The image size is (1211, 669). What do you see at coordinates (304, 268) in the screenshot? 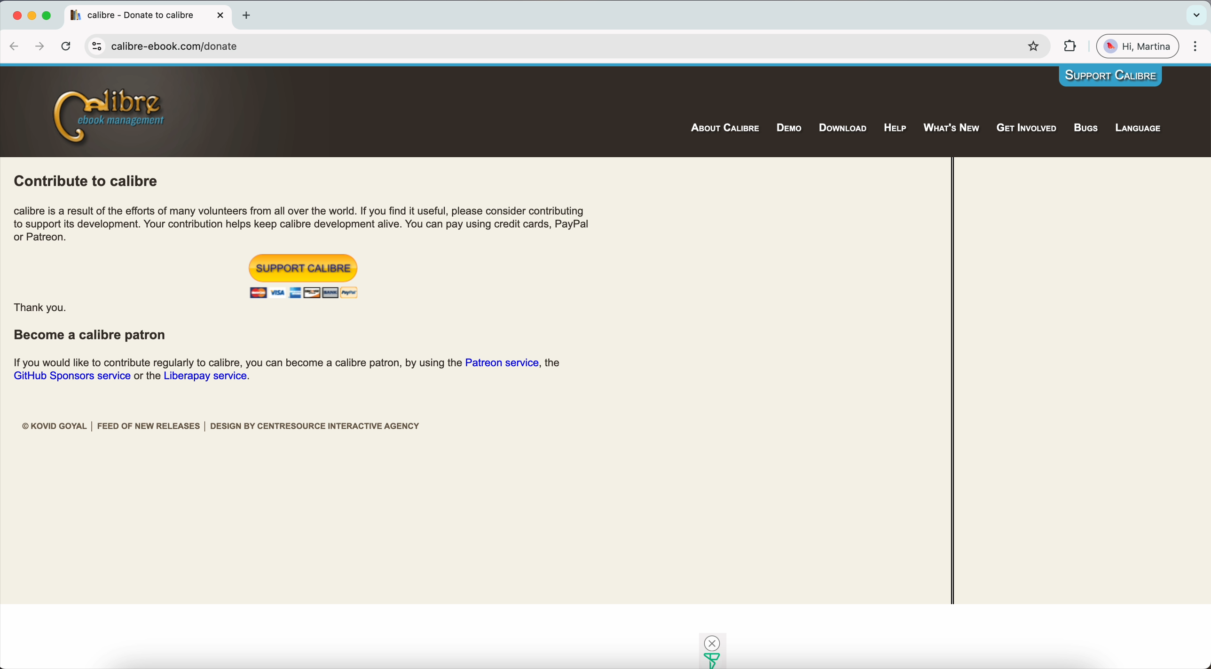
I see `support calibre` at bounding box center [304, 268].